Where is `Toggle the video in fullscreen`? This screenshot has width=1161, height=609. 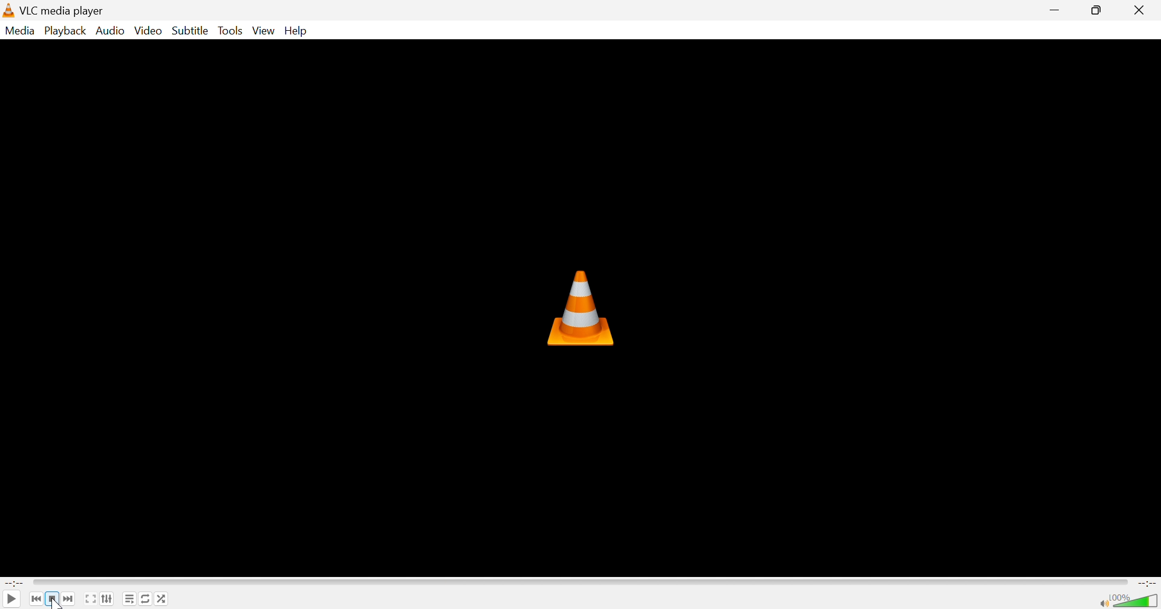
Toggle the video in fullscreen is located at coordinates (91, 598).